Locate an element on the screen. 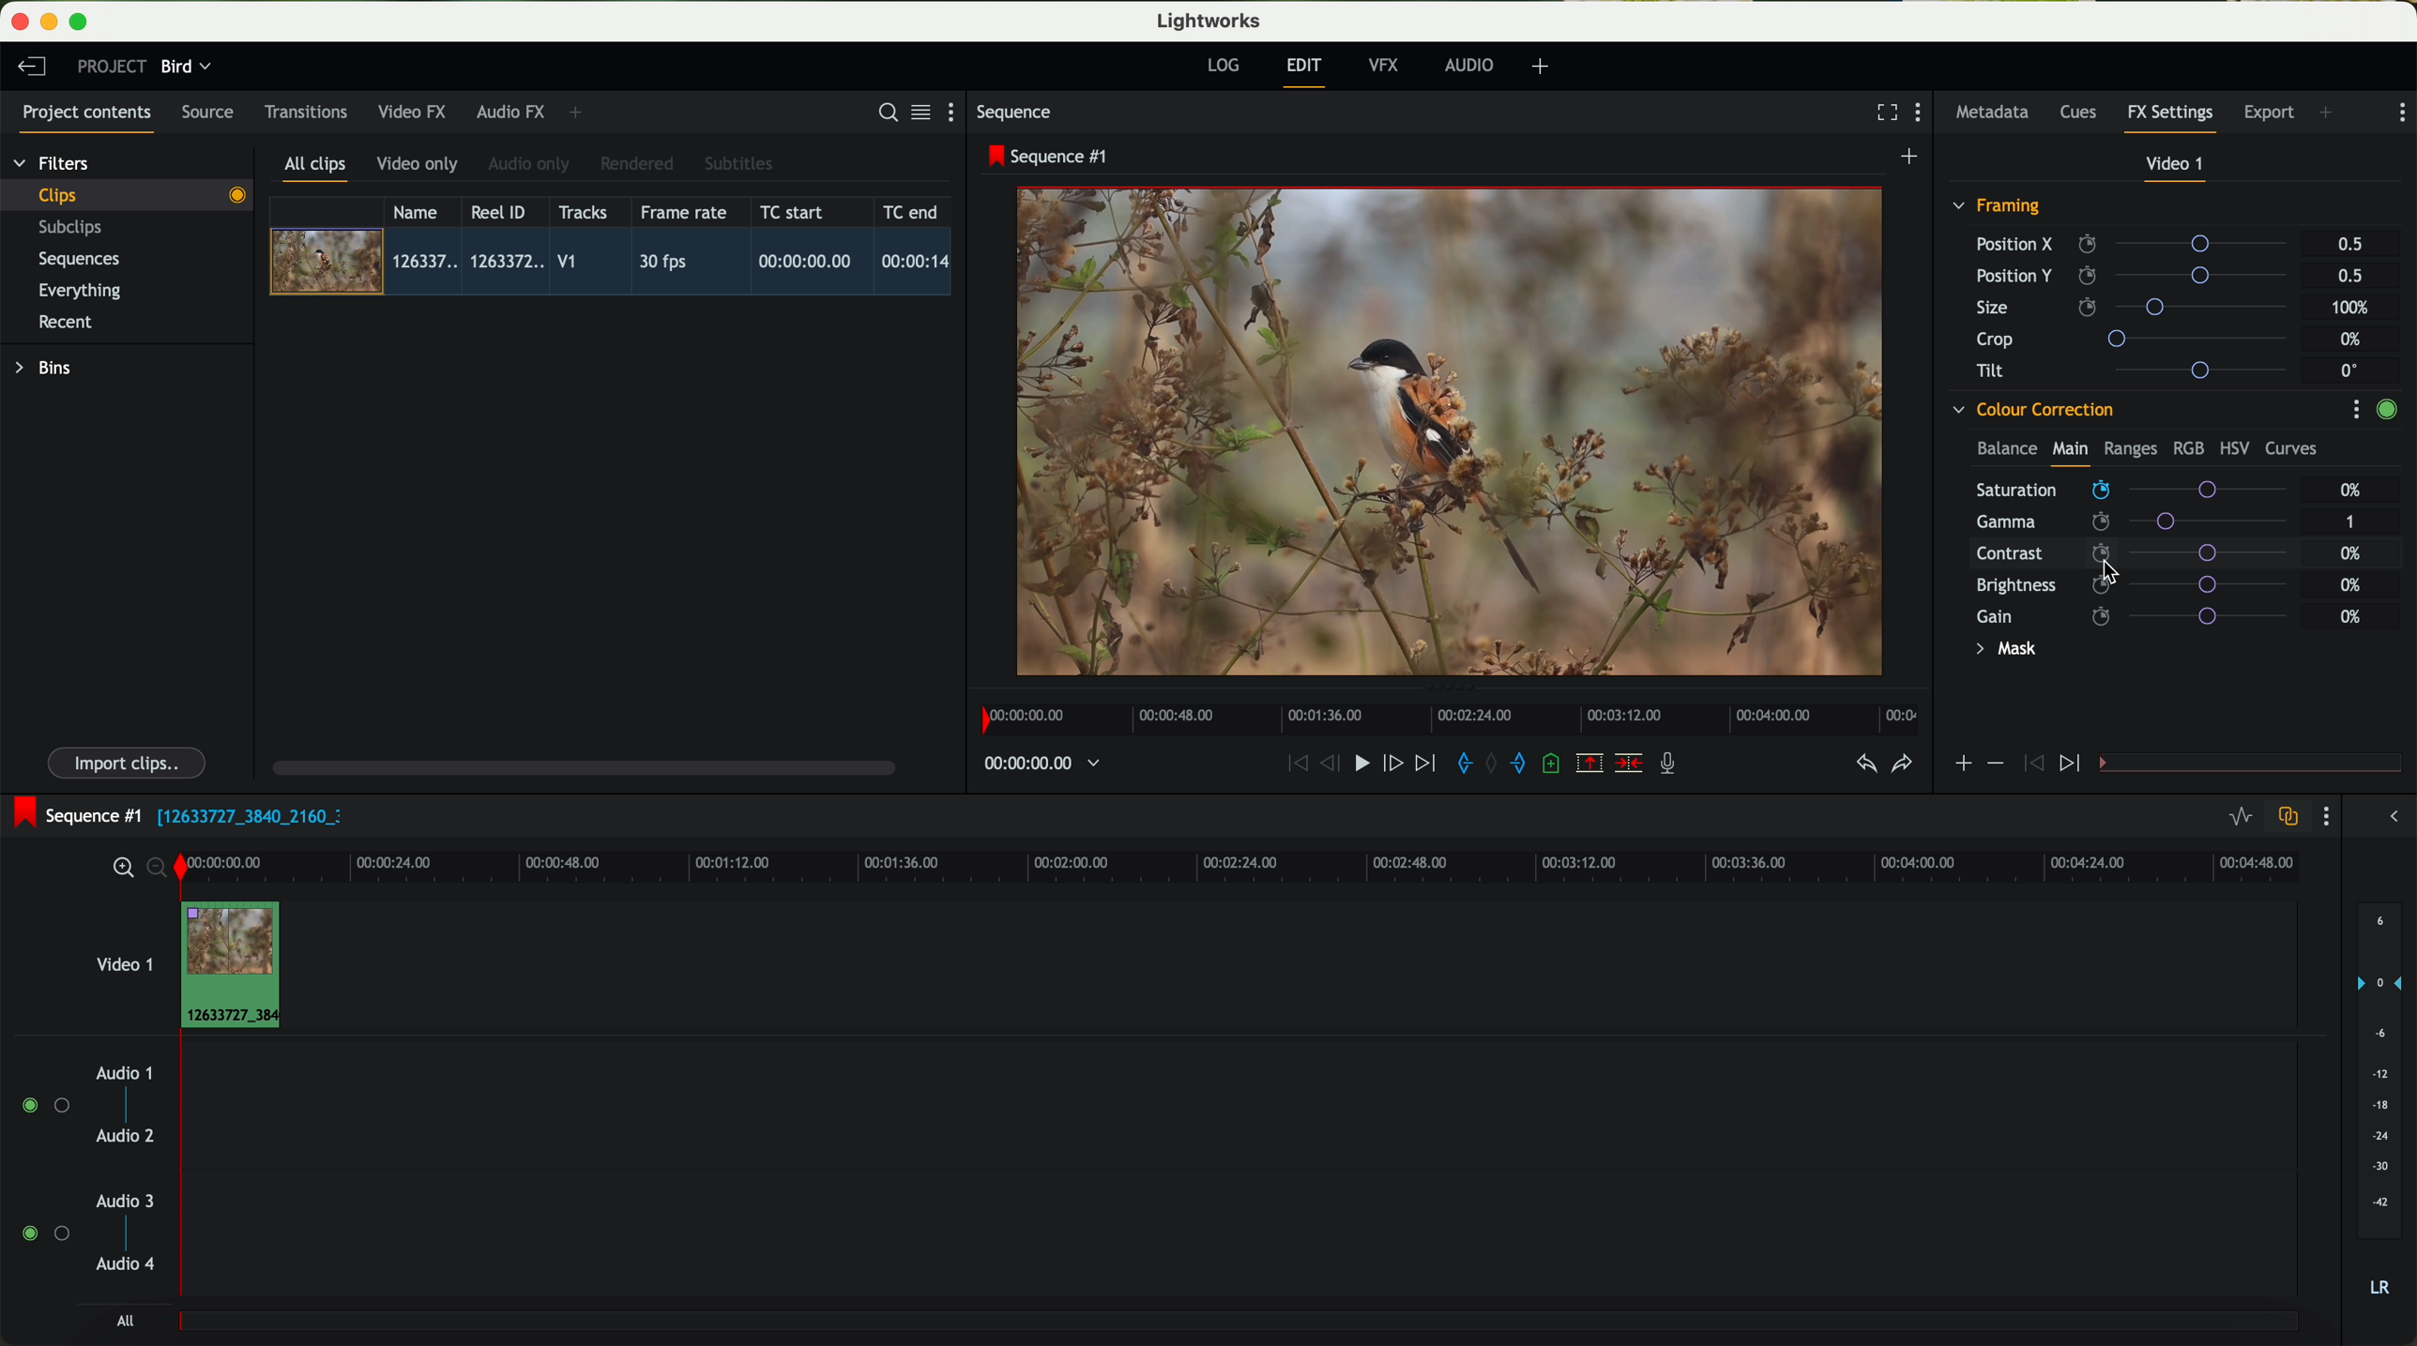 The width and height of the screenshot is (2417, 1346). position X is located at coordinates (2138, 244).